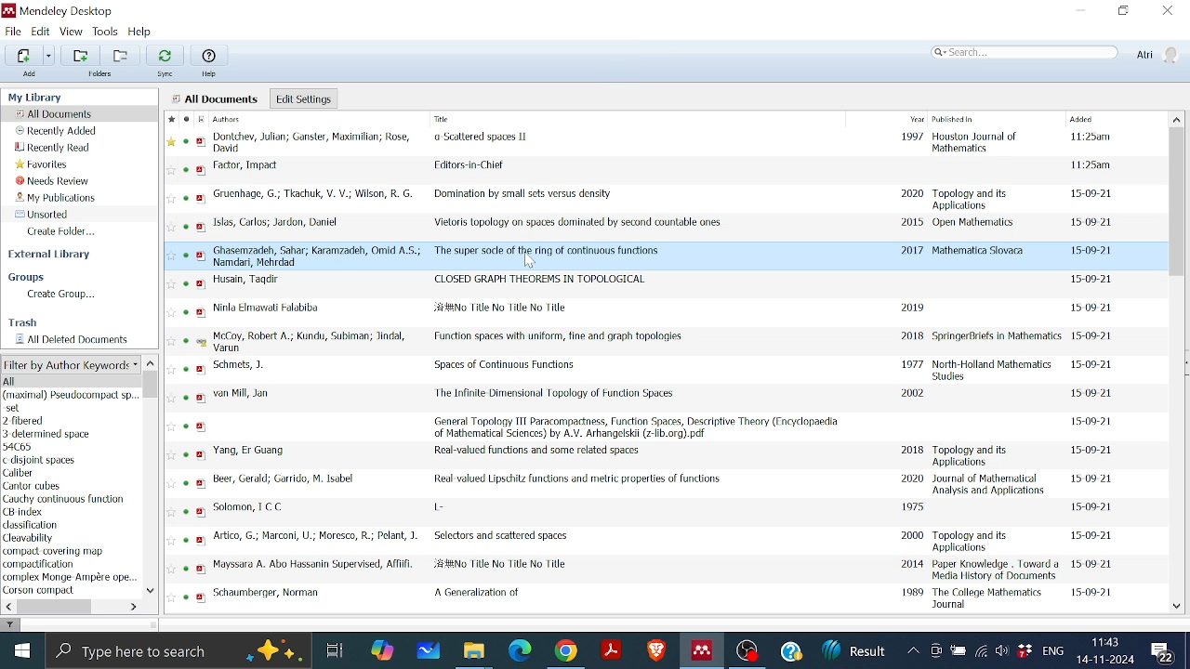  Describe the element at coordinates (20, 447) in the screenshot. I see `54C65` at that location.